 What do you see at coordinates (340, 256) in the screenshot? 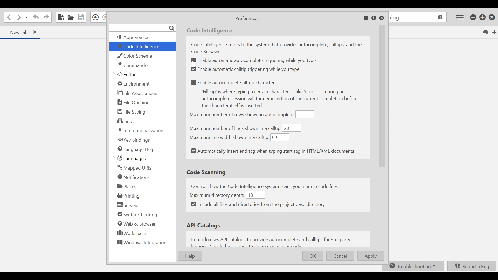
I see `Cancel` at bounding box center [340, 256].